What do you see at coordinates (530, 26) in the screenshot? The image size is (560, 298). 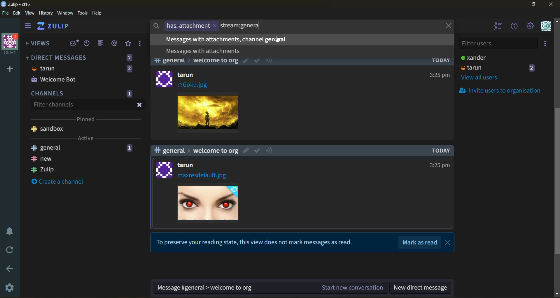 I see `settings` at bounding box center [530, 26].